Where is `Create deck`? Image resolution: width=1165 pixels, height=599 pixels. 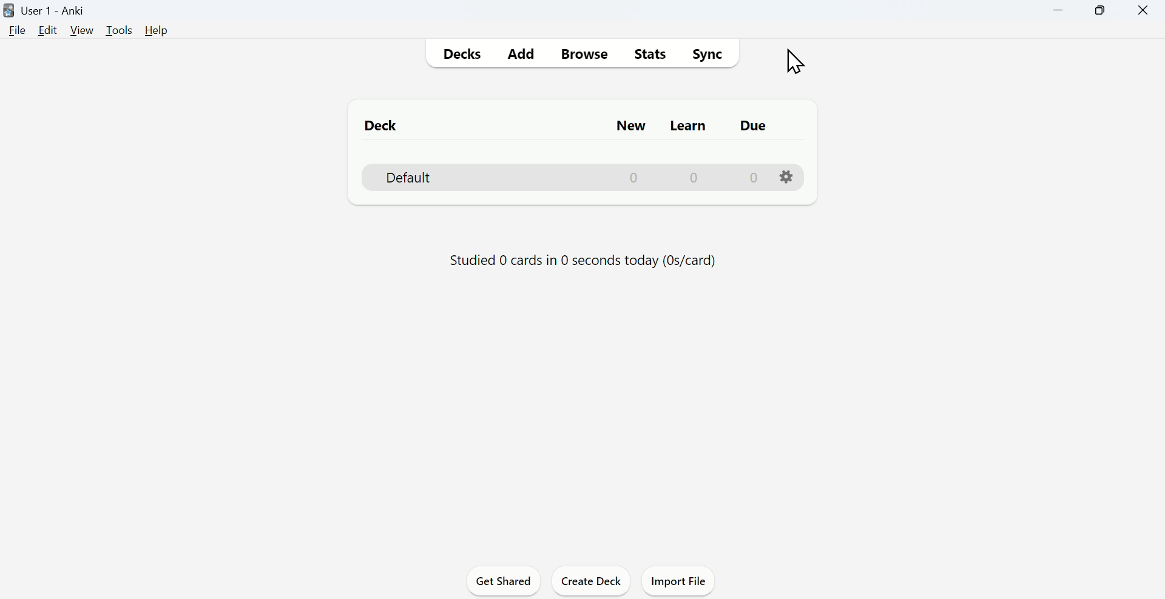 Create deck is located at coordinates (593, 582).